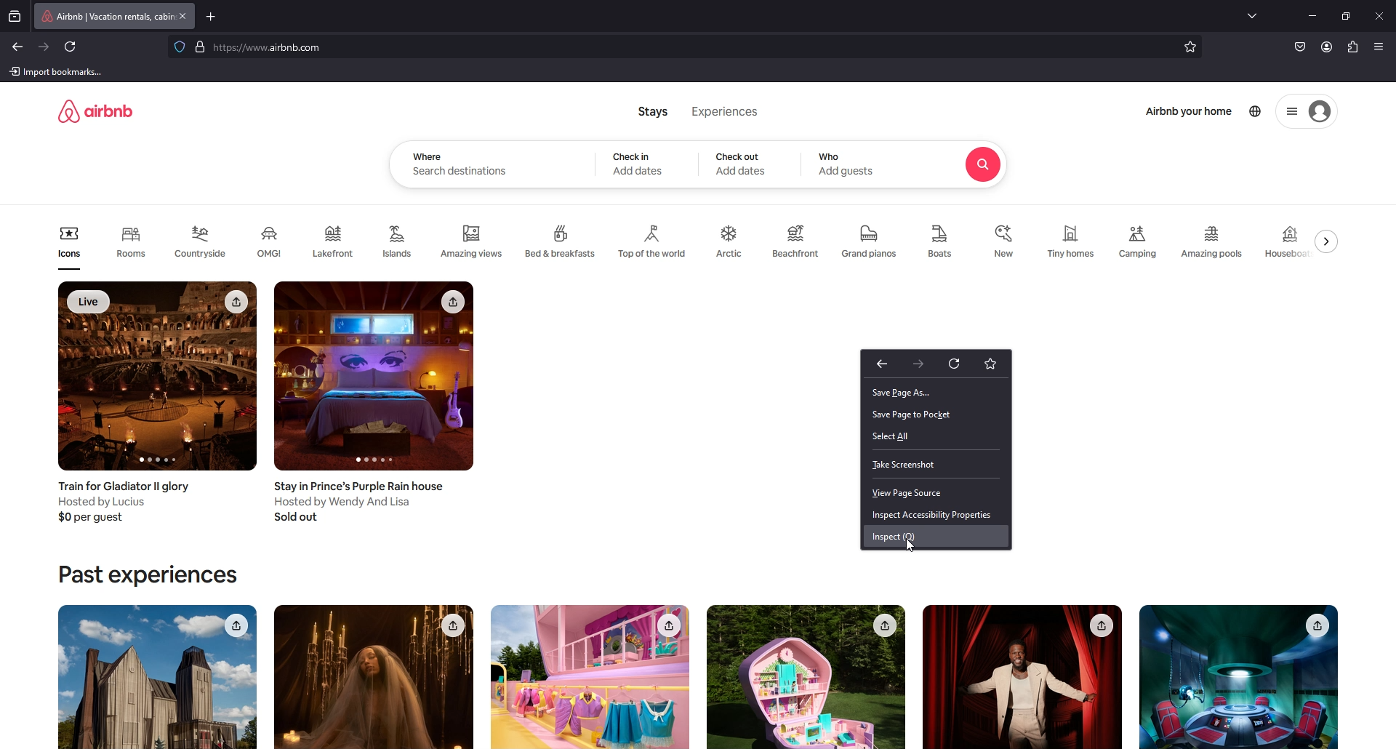 The width and height of the screenshot is (1396, 749). I want to click on Train for Gladiator Il glory Hosted by Lucius $0 per guest., so click(127, 502).